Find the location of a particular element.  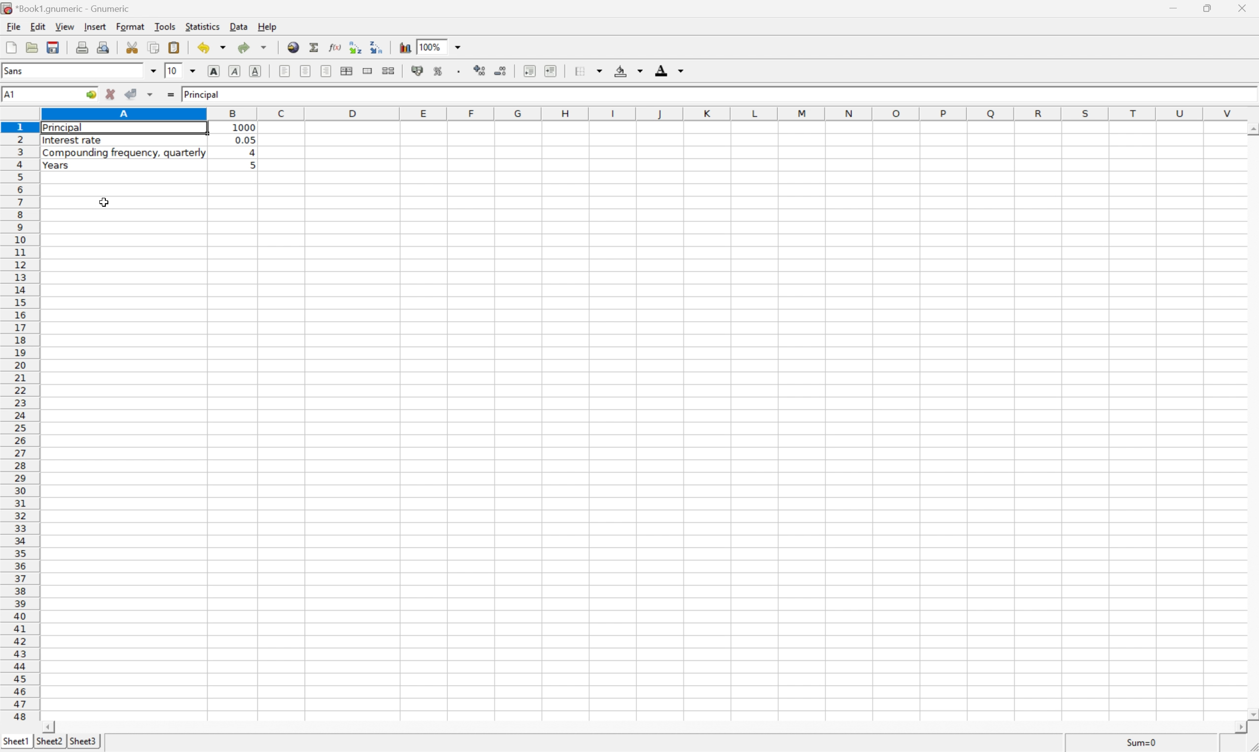

scroll right is located at coordinates (1239, 730).